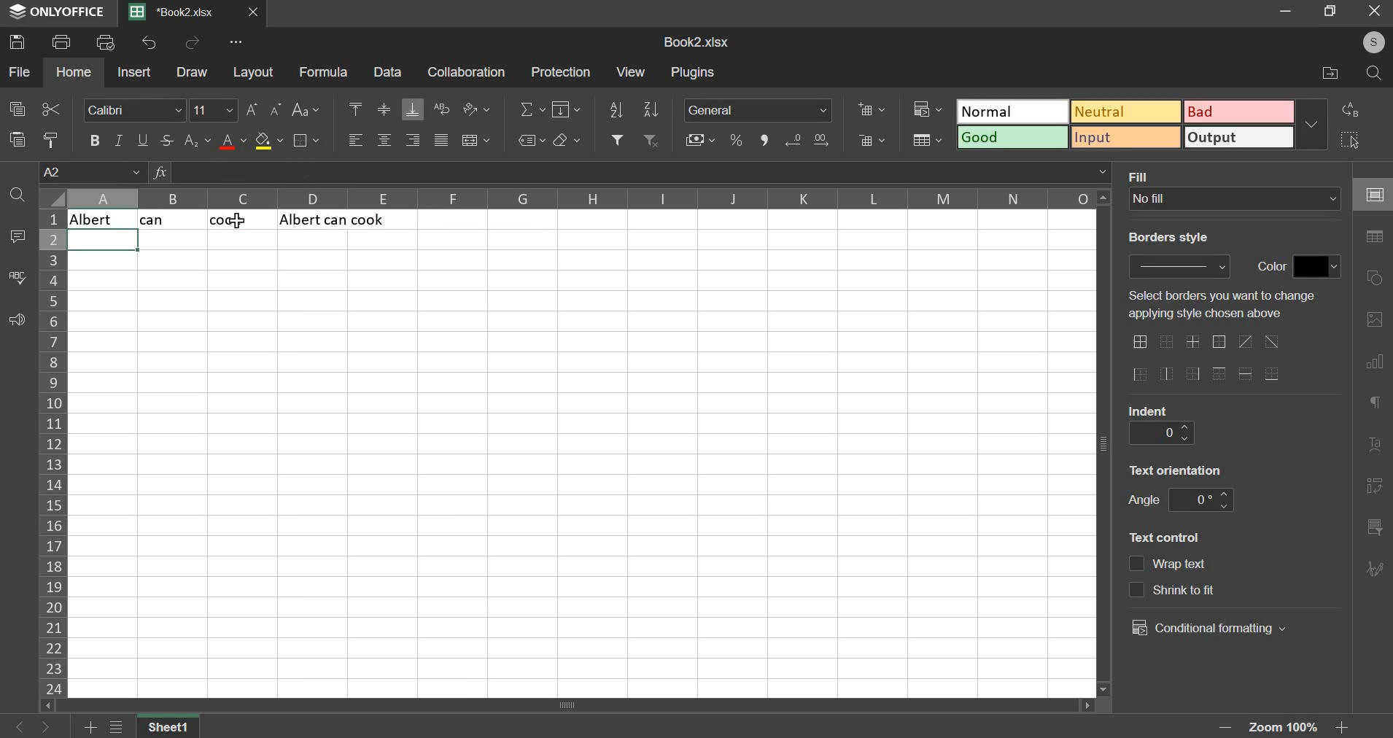 This screenshot has height=738, width=1393. What do you see at coordinates (265, 109) in the screenshot?
I see `font size change` at bounding box center [265, 109].